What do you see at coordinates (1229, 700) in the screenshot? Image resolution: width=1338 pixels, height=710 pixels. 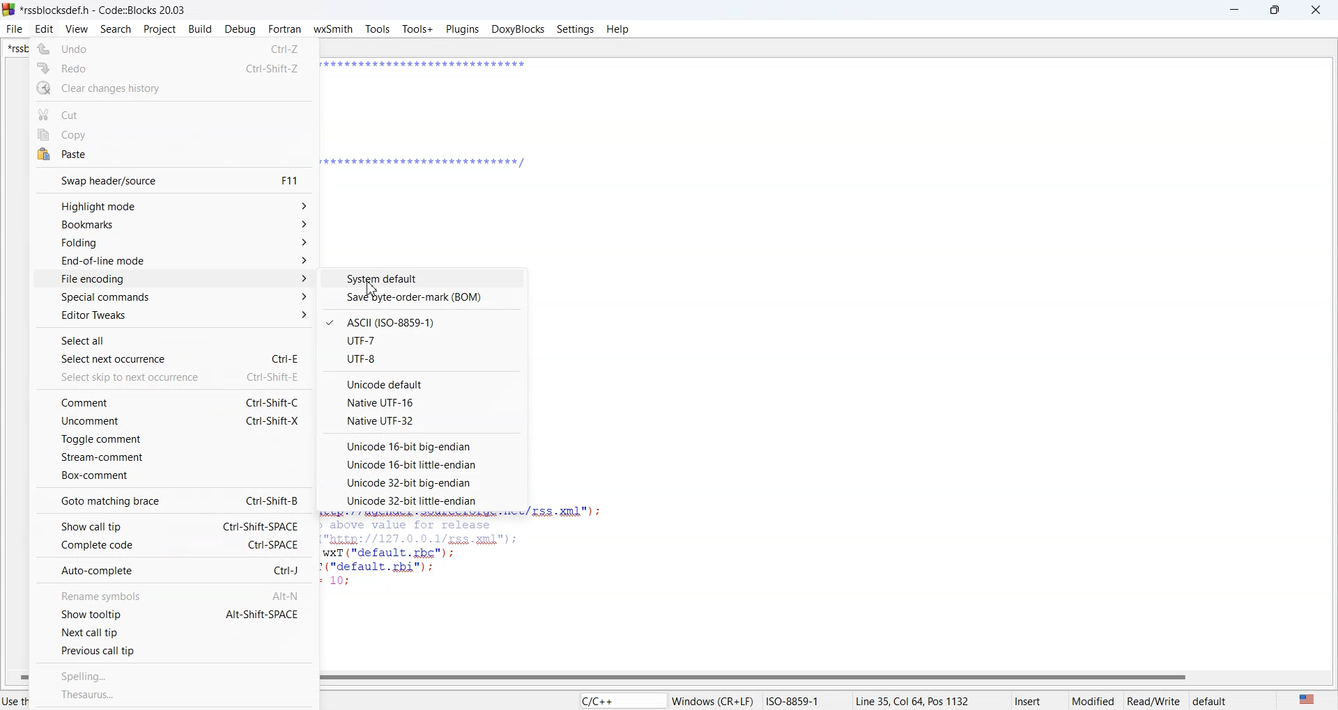 I see `default` at bounding box center [1229, 700].